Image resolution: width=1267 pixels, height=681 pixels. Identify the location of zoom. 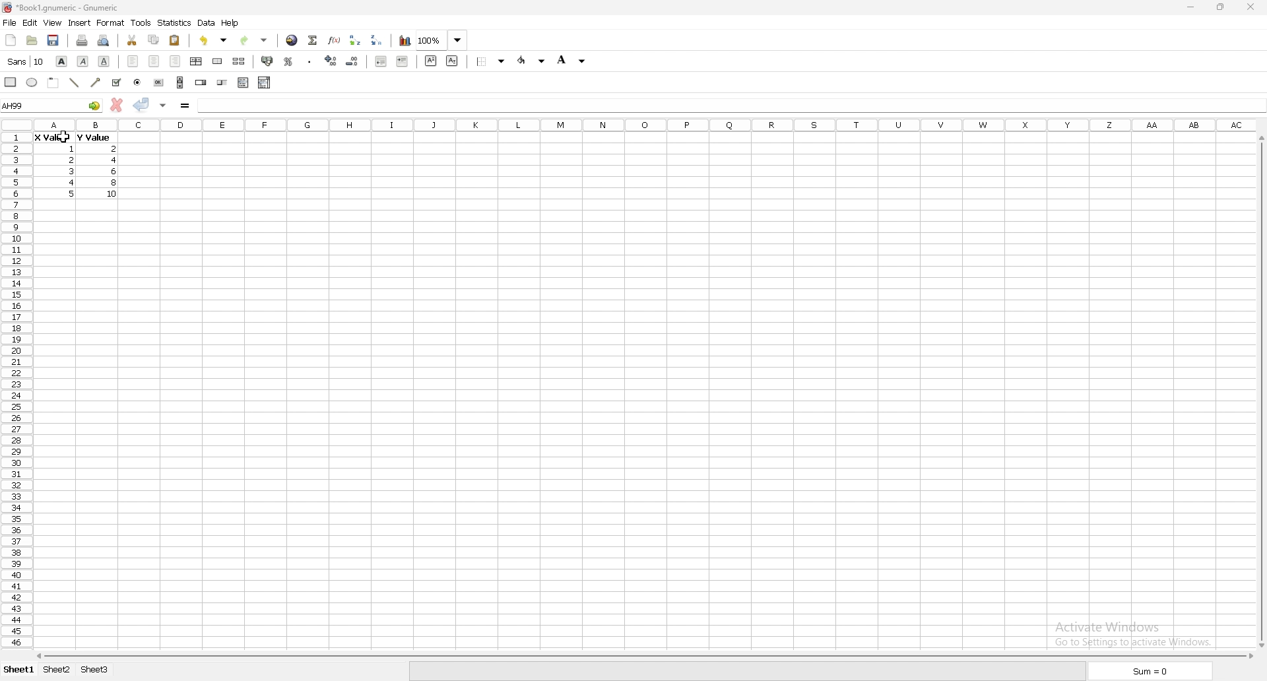
(441, 40).